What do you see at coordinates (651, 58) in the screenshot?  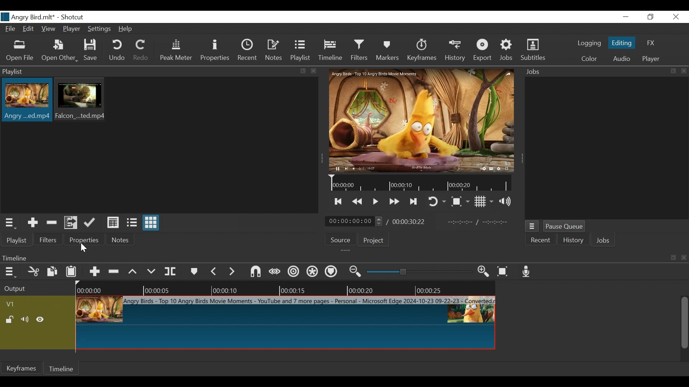 I see `Player` at bounding box center [651, 58].